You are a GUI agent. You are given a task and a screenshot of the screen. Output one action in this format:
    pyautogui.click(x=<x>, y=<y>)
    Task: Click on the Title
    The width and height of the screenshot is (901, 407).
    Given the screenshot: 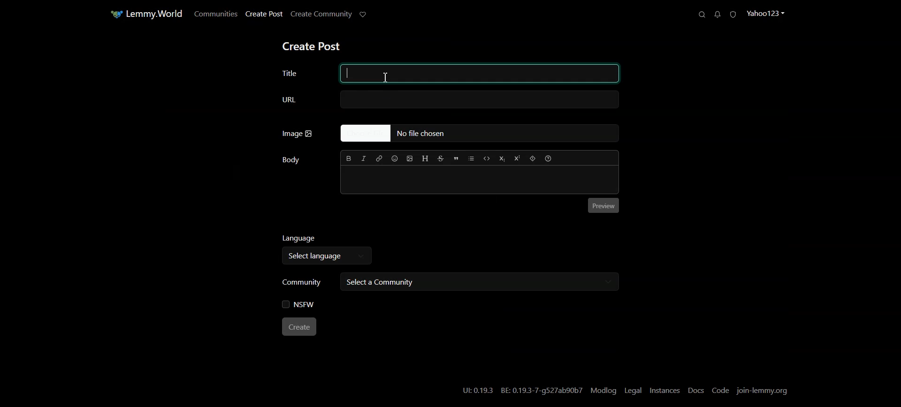 What is the action you would take?
    pyautogui.click(x=450, y=72)
    